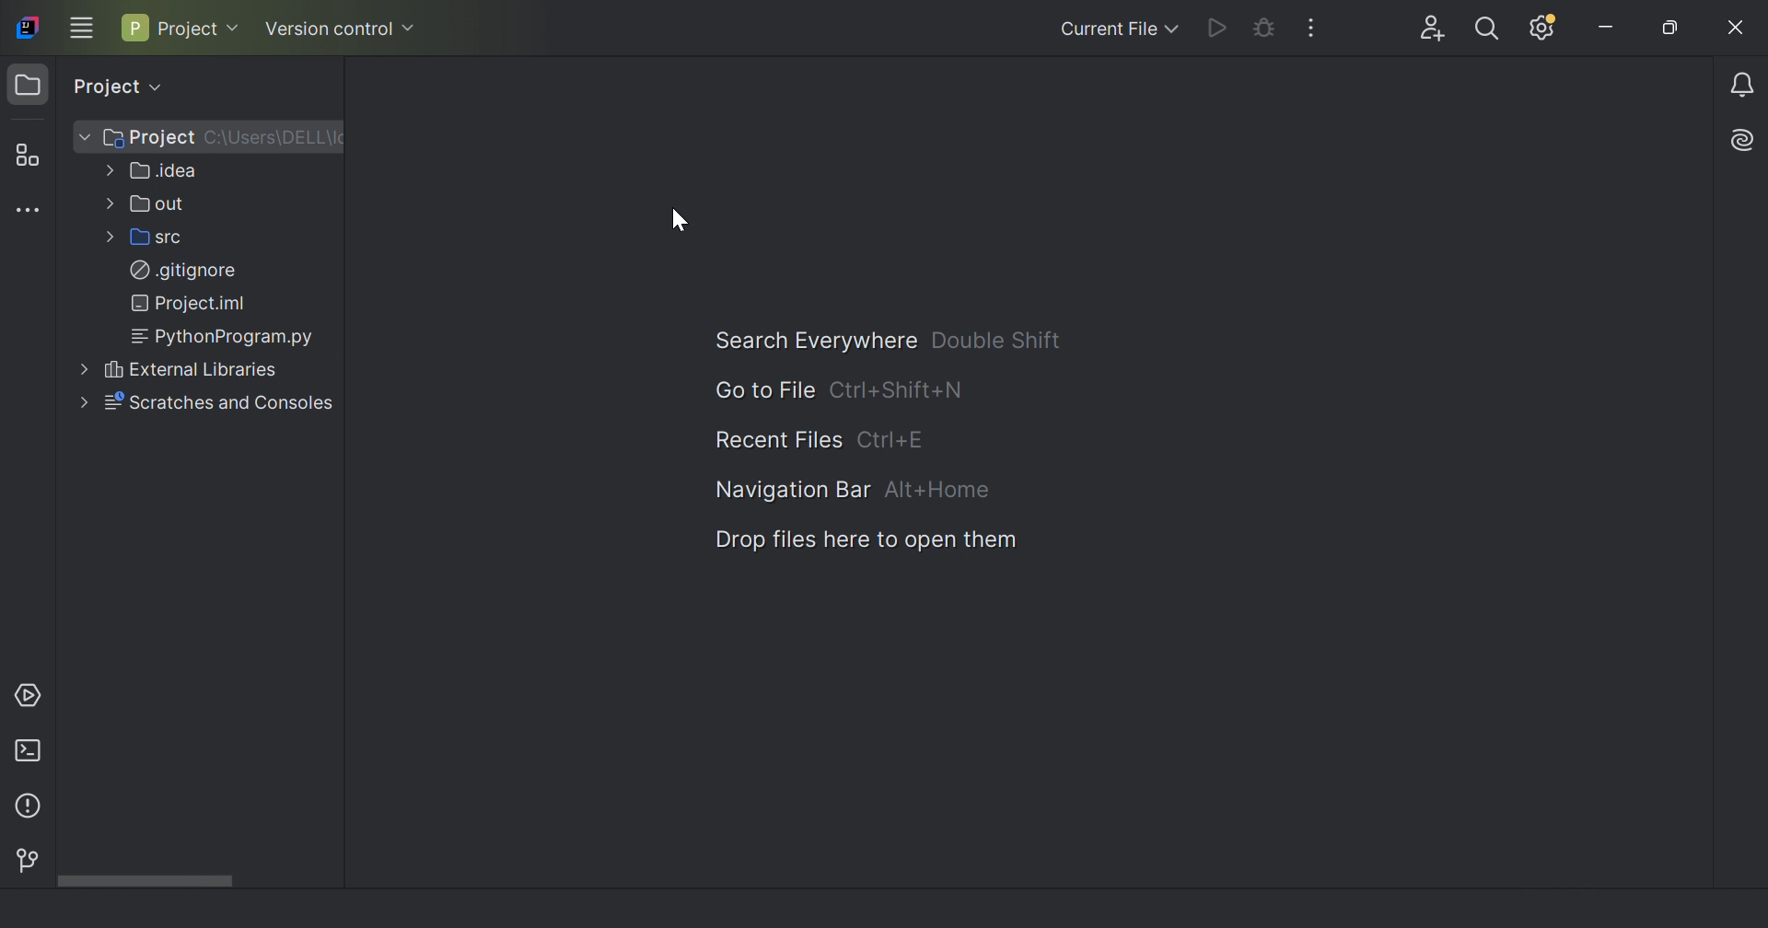  Describe the element at coordinates (900, 438) in the screenshot. I see `Ctrl+E` at that location.